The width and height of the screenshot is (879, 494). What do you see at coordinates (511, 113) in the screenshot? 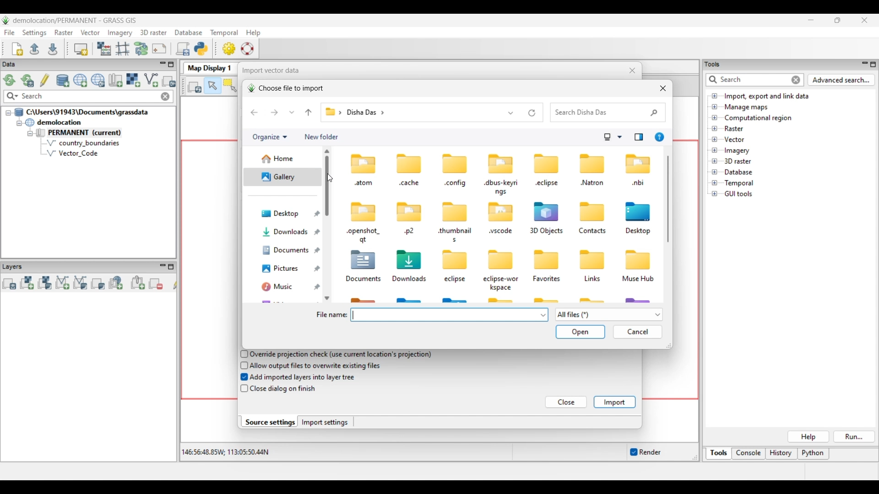
I see `Show list of previous locations` at bounding box center [511, 113].